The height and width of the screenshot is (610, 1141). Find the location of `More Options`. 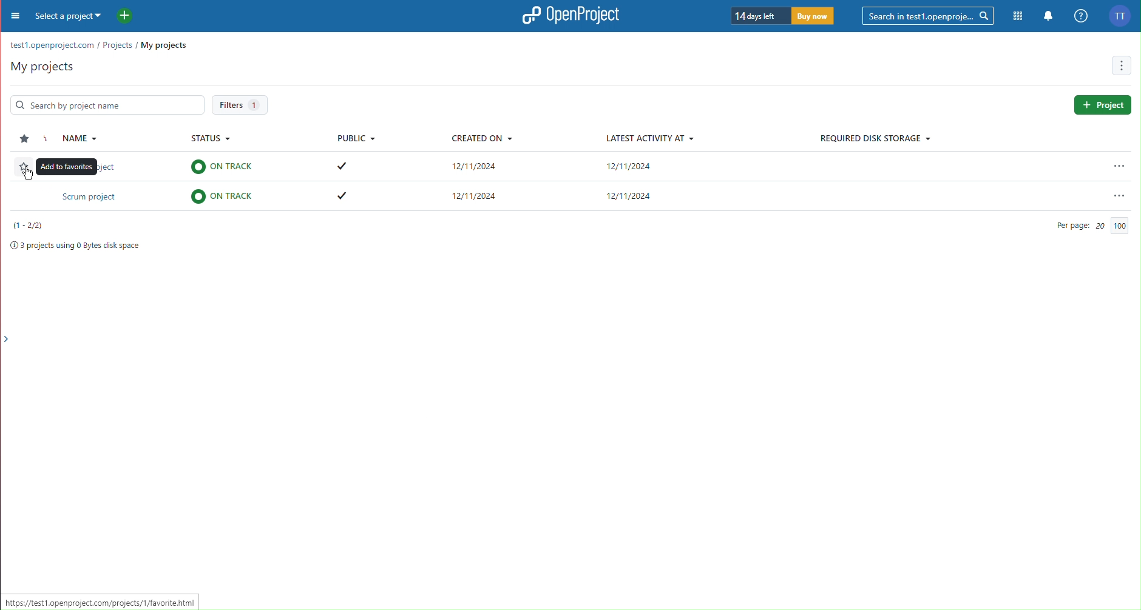

More Options is located at coordinates (1123, 65).